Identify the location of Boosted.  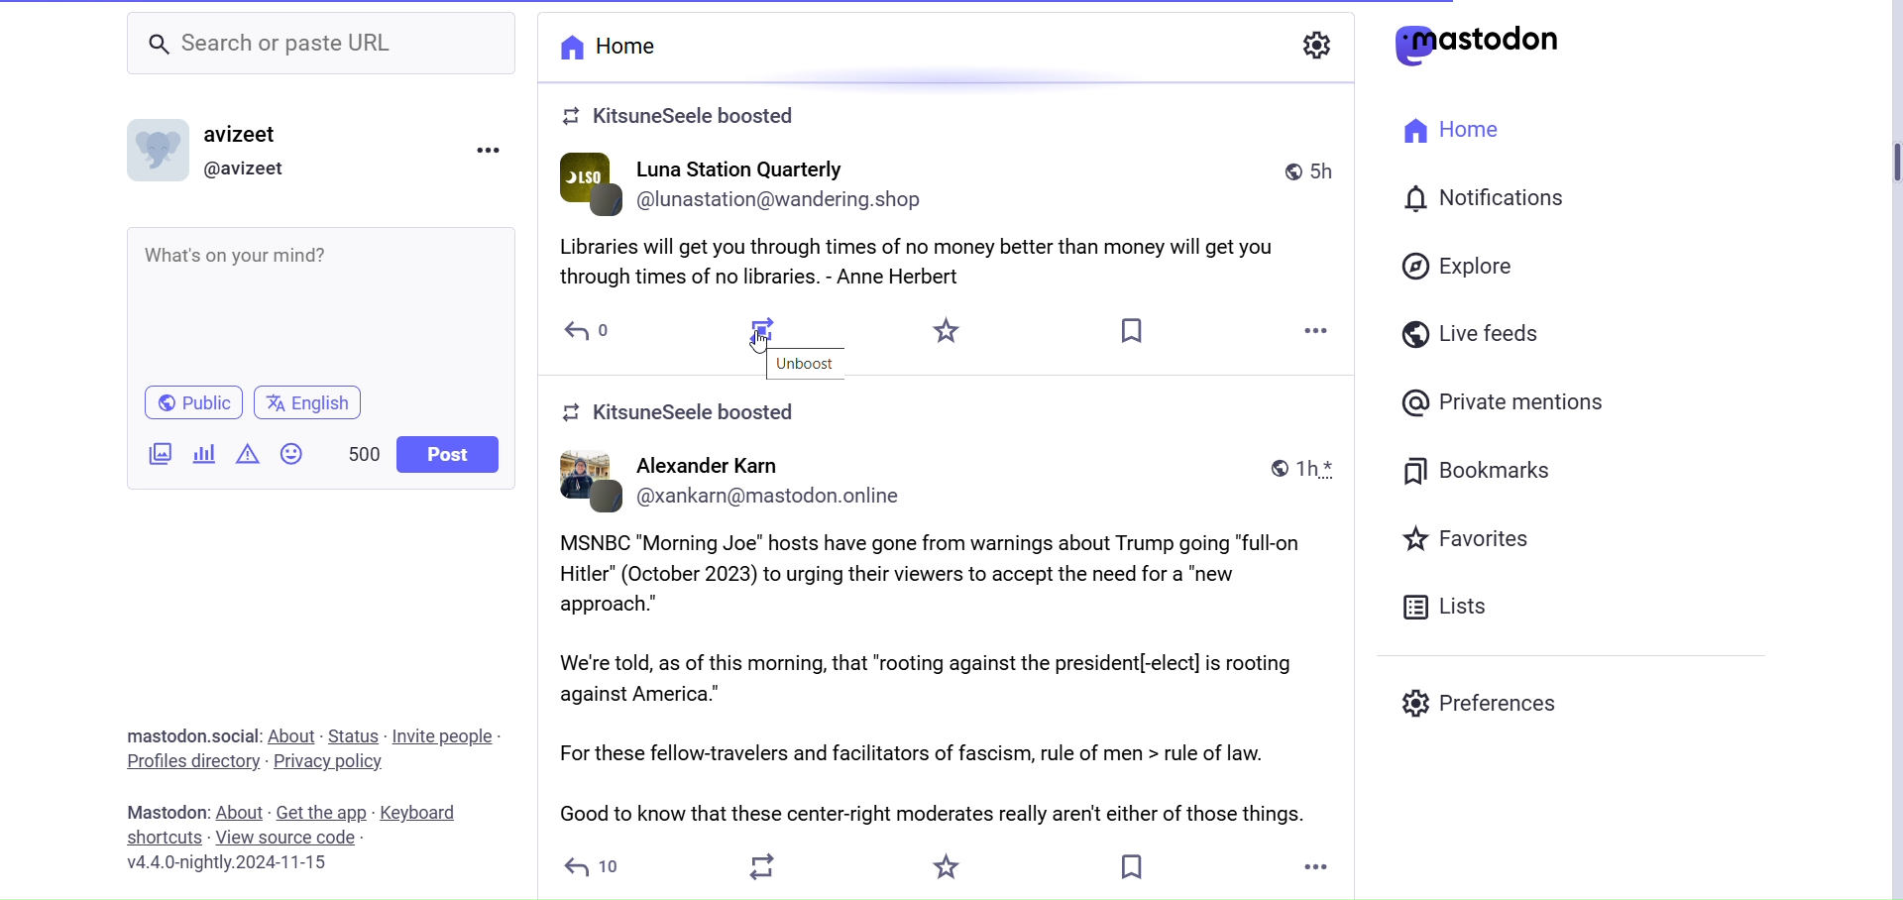
(697, 416).